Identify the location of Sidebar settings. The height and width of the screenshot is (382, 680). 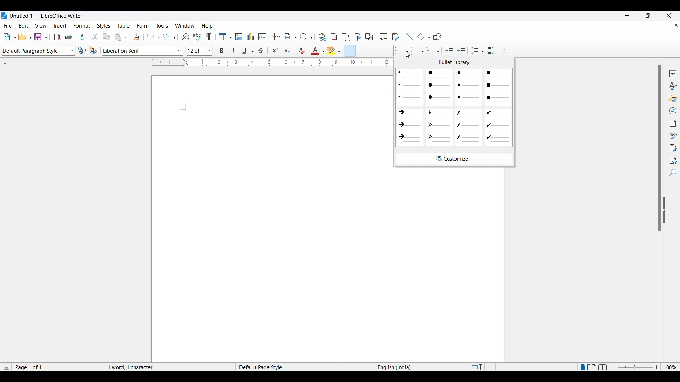
(672, 62).